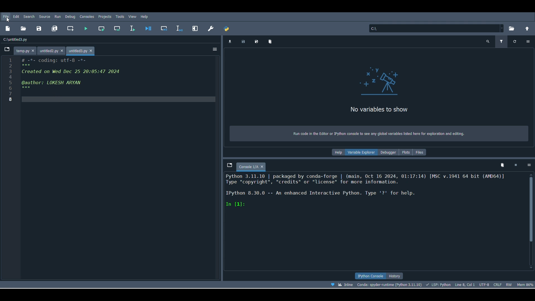  Describe the element at coordinates (529, 166) in the screenshot. I see `Options` at that location.